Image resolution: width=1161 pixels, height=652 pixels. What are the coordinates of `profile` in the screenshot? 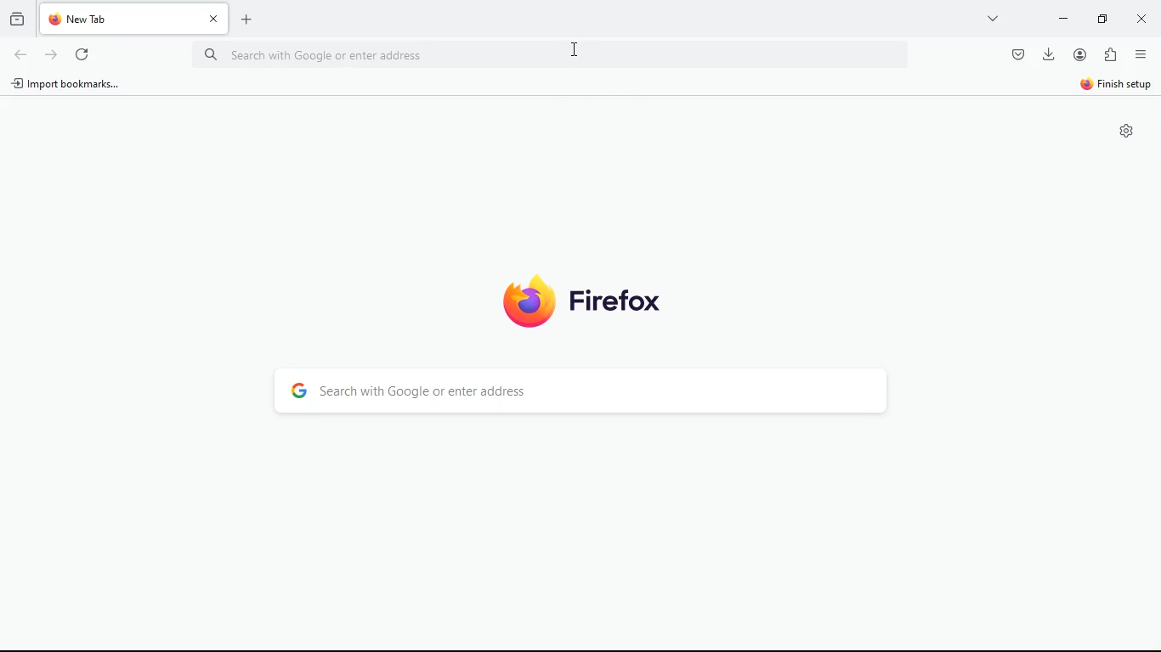 It's located at (1079, 55).